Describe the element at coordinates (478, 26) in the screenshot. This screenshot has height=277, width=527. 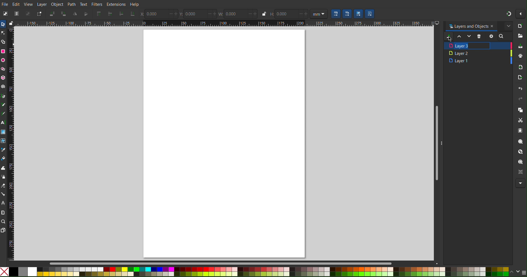
I see `Layers and Objects` at that location.